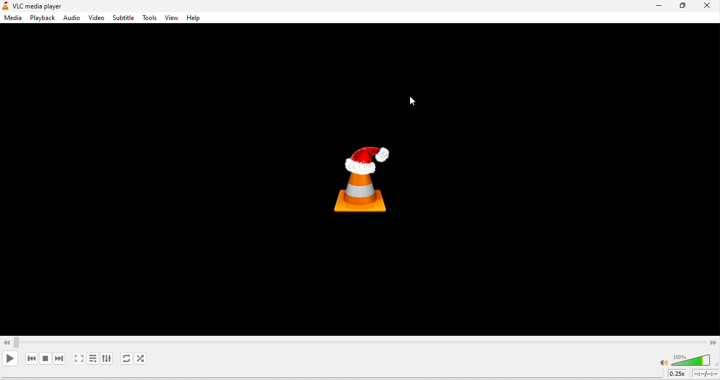 The height and width of the screenshot is (380, 720). What do you see at coordinates (28, 360) in the screenshot?
I see `previous media` at bounding box center [28, 360].